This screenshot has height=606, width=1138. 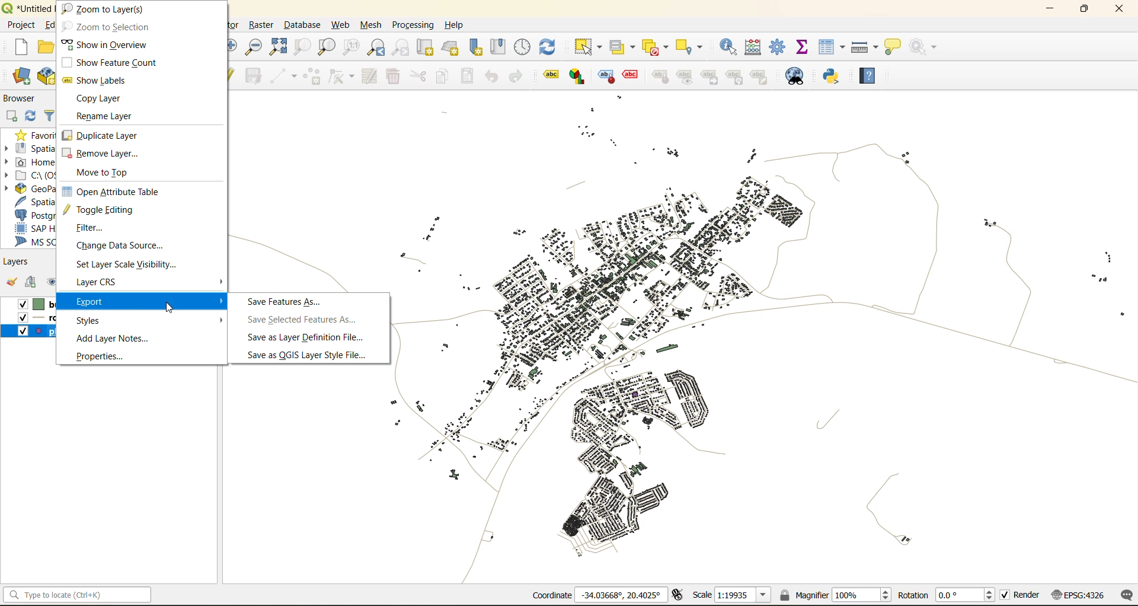 I want to click on map, so click(x=762, y=350).